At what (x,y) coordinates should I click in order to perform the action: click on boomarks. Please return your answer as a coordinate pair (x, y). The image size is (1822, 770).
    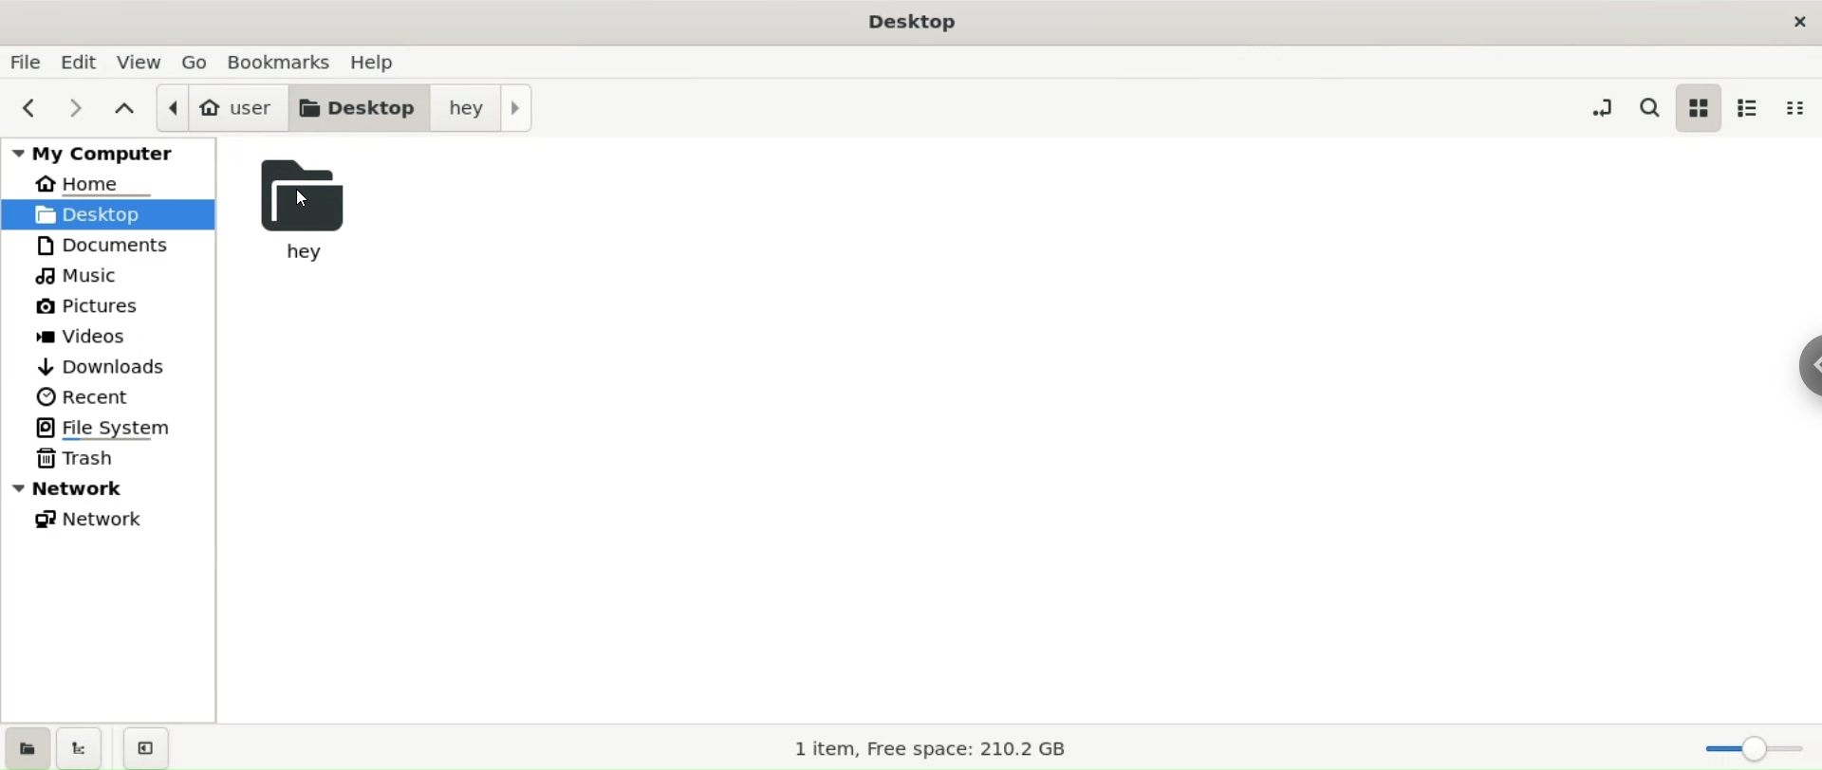
    Looking at the image, I should click on (286, 62).